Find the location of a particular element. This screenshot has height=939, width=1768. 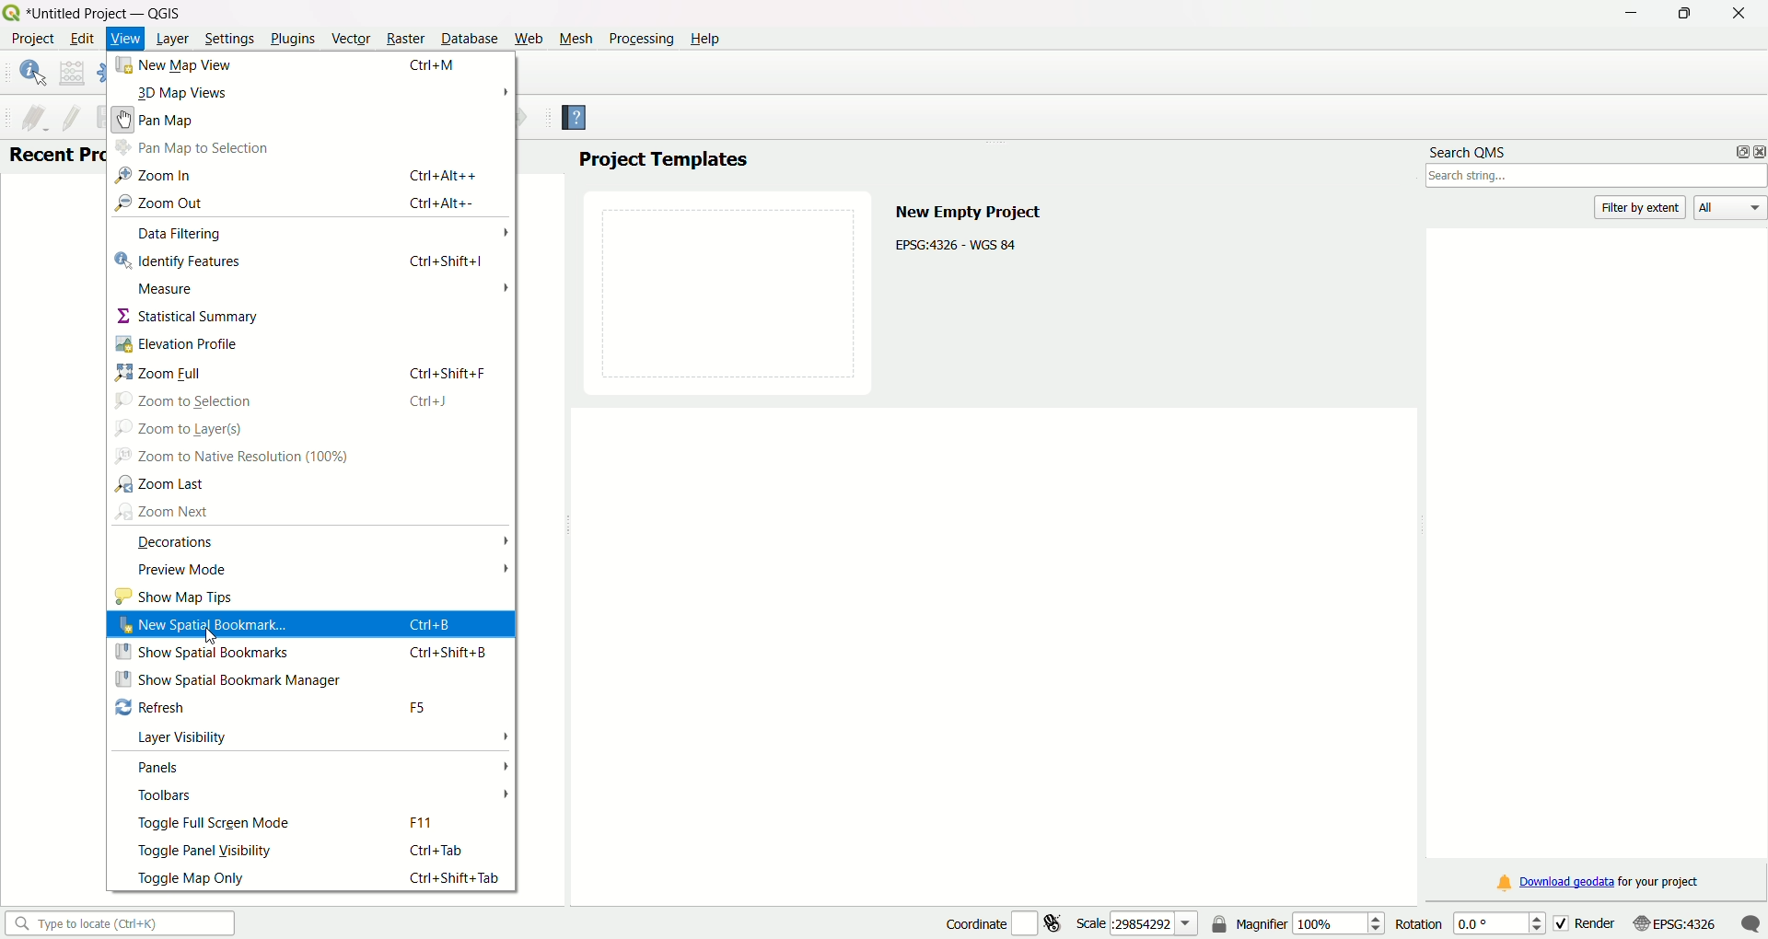

refresh is located at coordinates (151, 707).